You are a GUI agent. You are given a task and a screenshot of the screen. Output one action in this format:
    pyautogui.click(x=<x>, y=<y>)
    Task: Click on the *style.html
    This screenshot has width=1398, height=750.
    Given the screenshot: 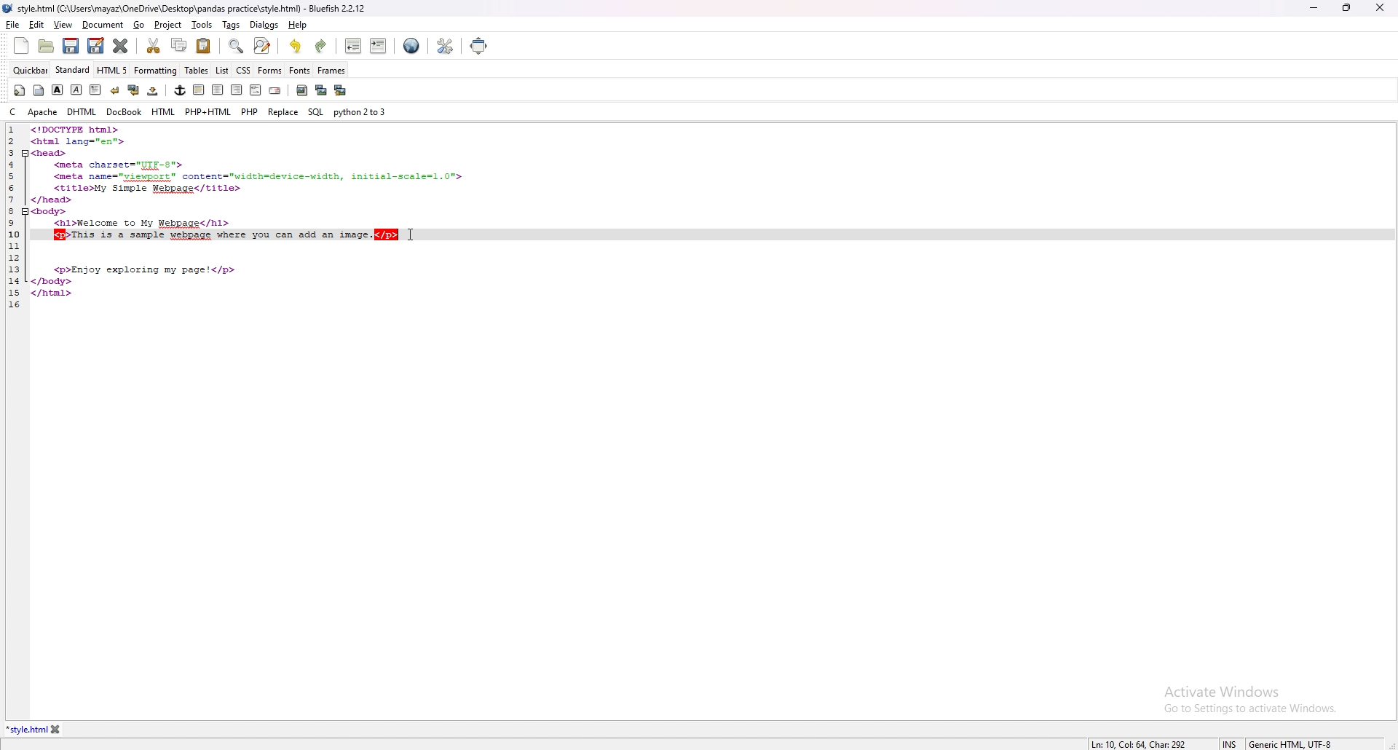 What is the action you would take?
    pyautogui.click(x=26, y=730)
    